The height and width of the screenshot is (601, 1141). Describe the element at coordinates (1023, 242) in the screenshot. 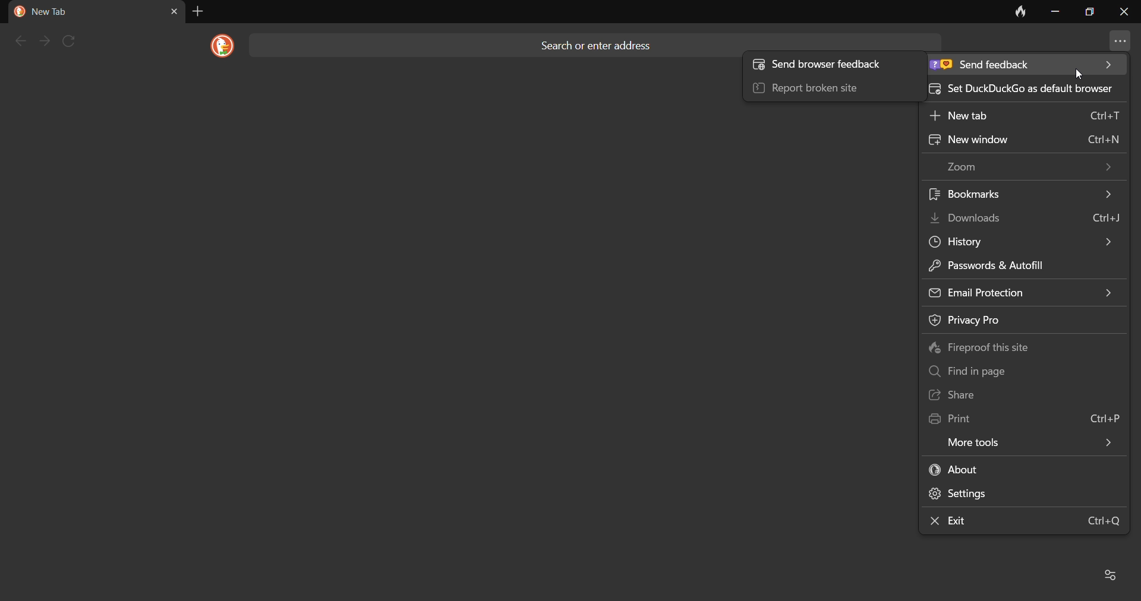

I see `history` at that location.